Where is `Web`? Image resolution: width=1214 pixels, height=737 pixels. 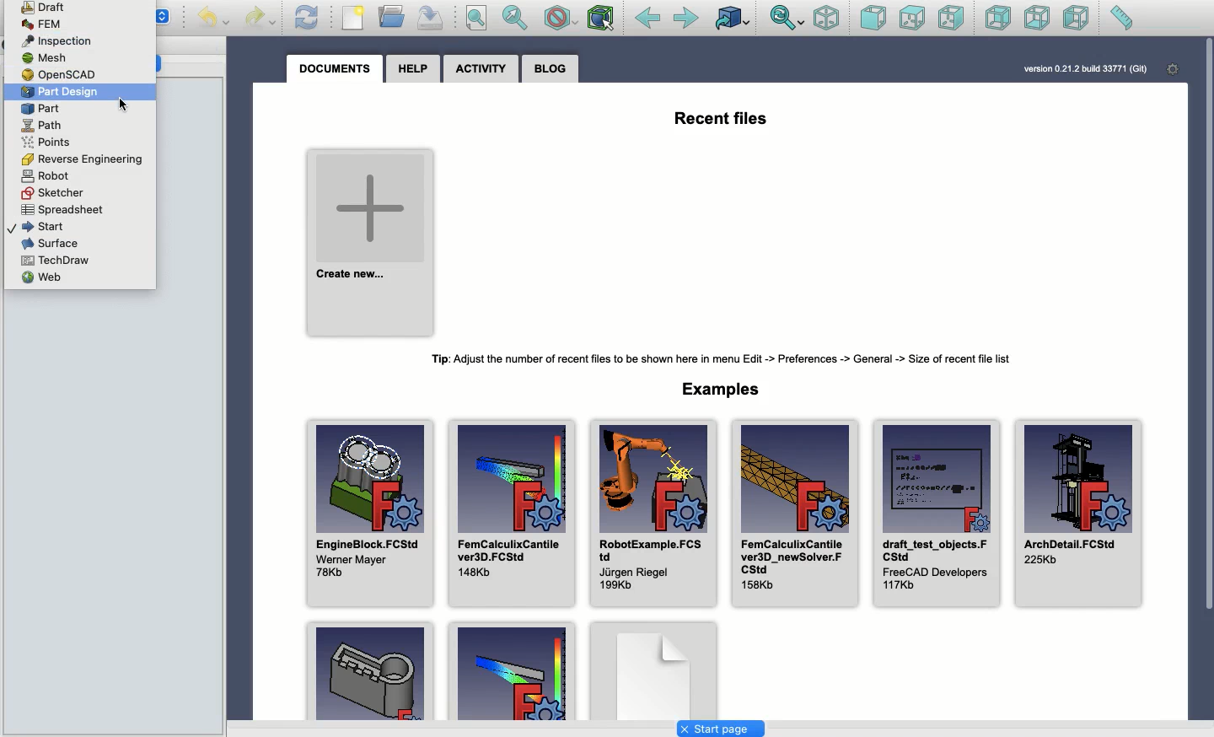 Web is located at coordinates (42, 278).